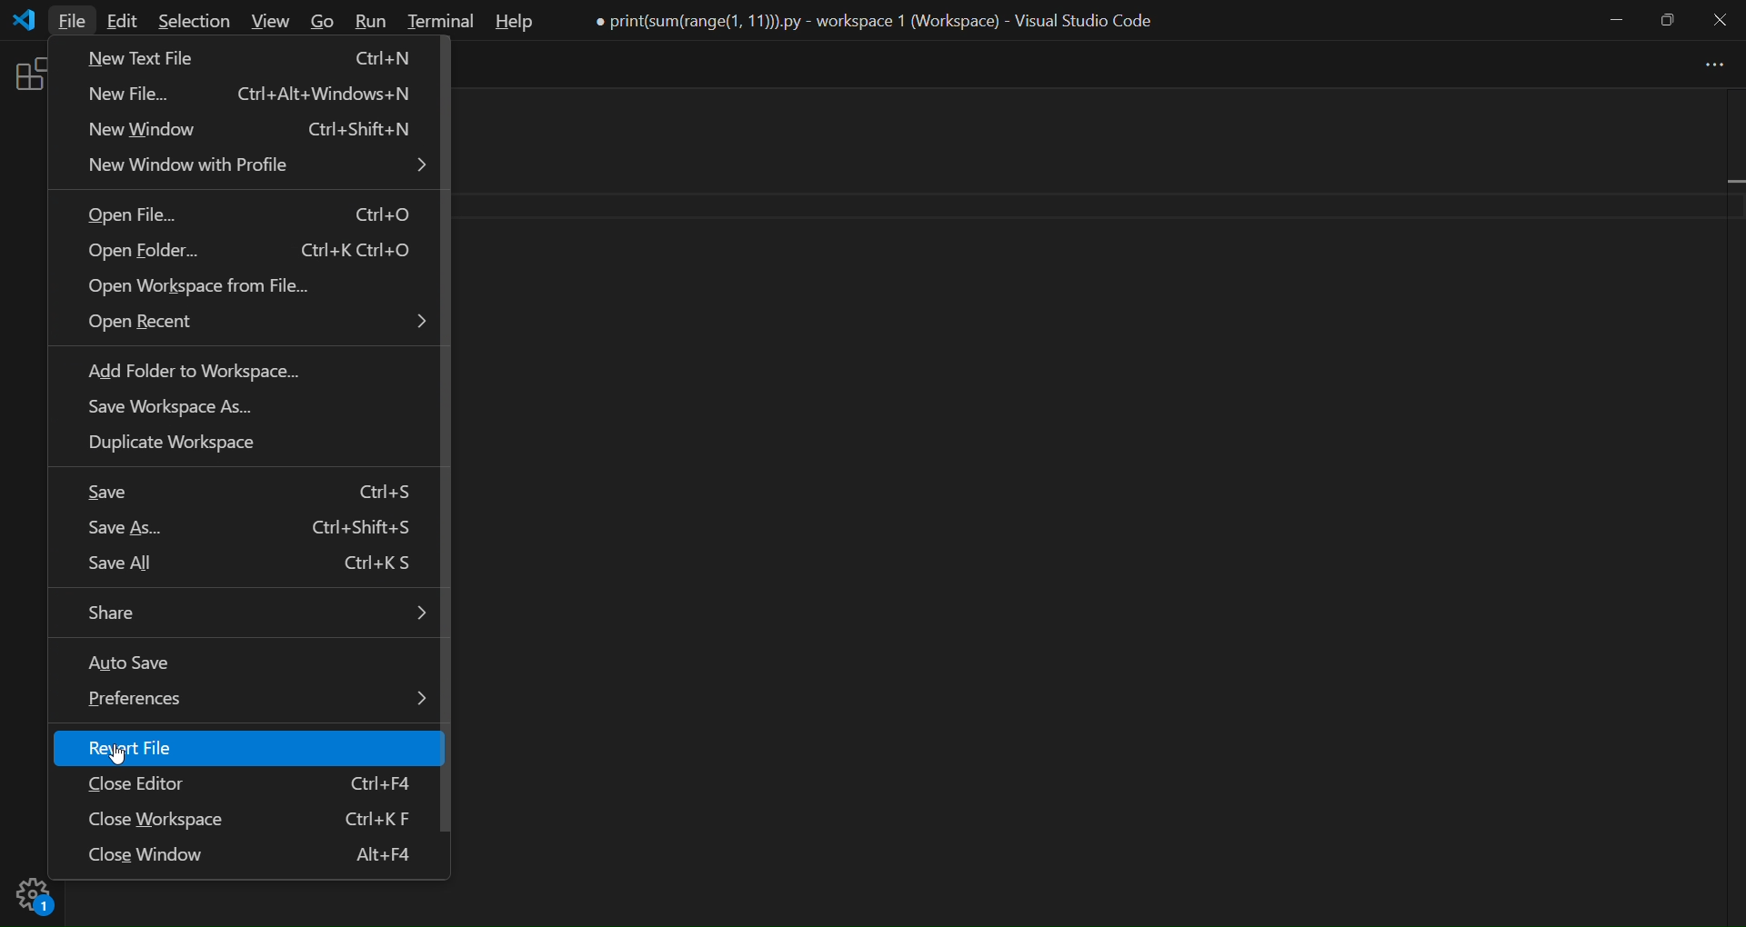 The width and height of the screenshot is (1746, 927). I want to click on vertical scroll bar, so click(1731, 499).